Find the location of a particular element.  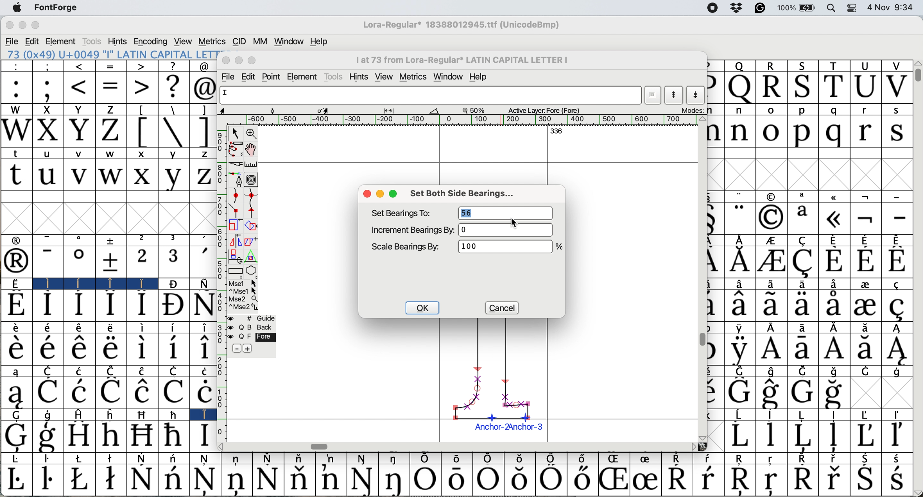

Symbol is located at coordinates (804, 305).